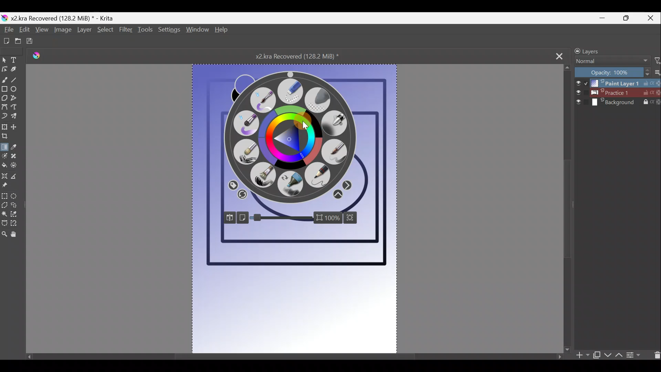 The image size is (661, 372). What do you see at coordinates (637, 354) in the screenshot?
I see `View/change layer properties` at bounding box center [637, 354].